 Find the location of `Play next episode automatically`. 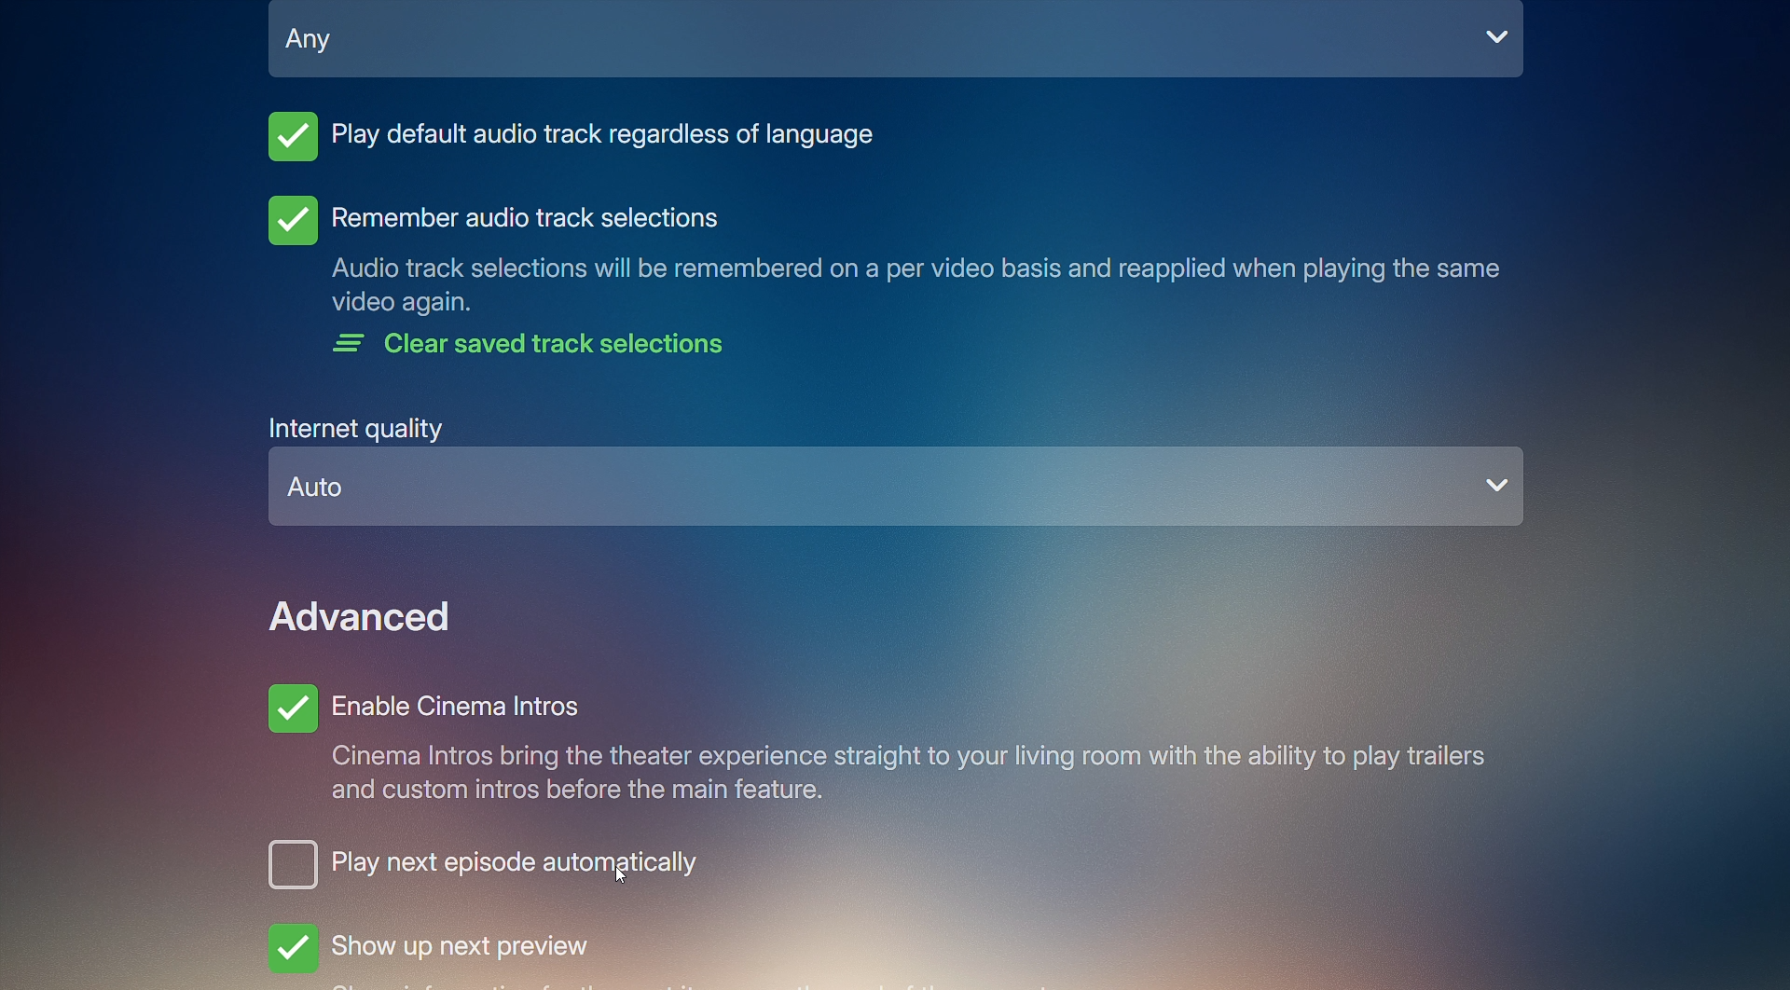

Play next episode automatically is located at coordinates (420, 870).